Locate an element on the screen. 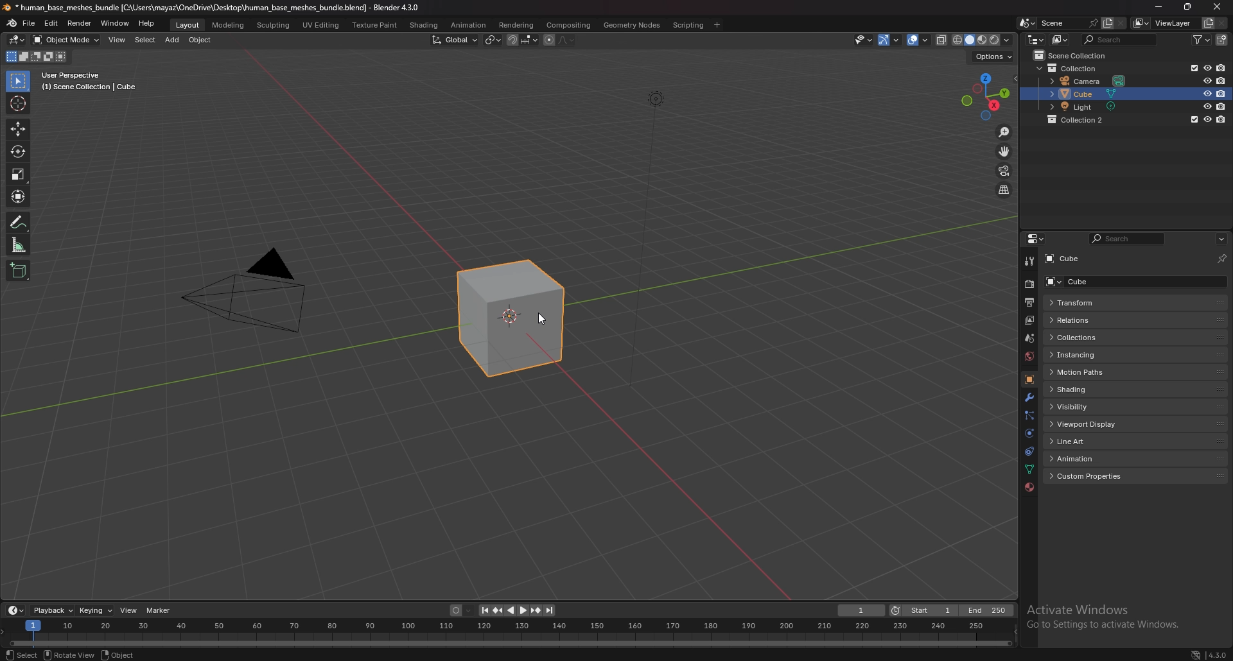 The image size is (1233, 661). move is located at coordinates (18, 128).